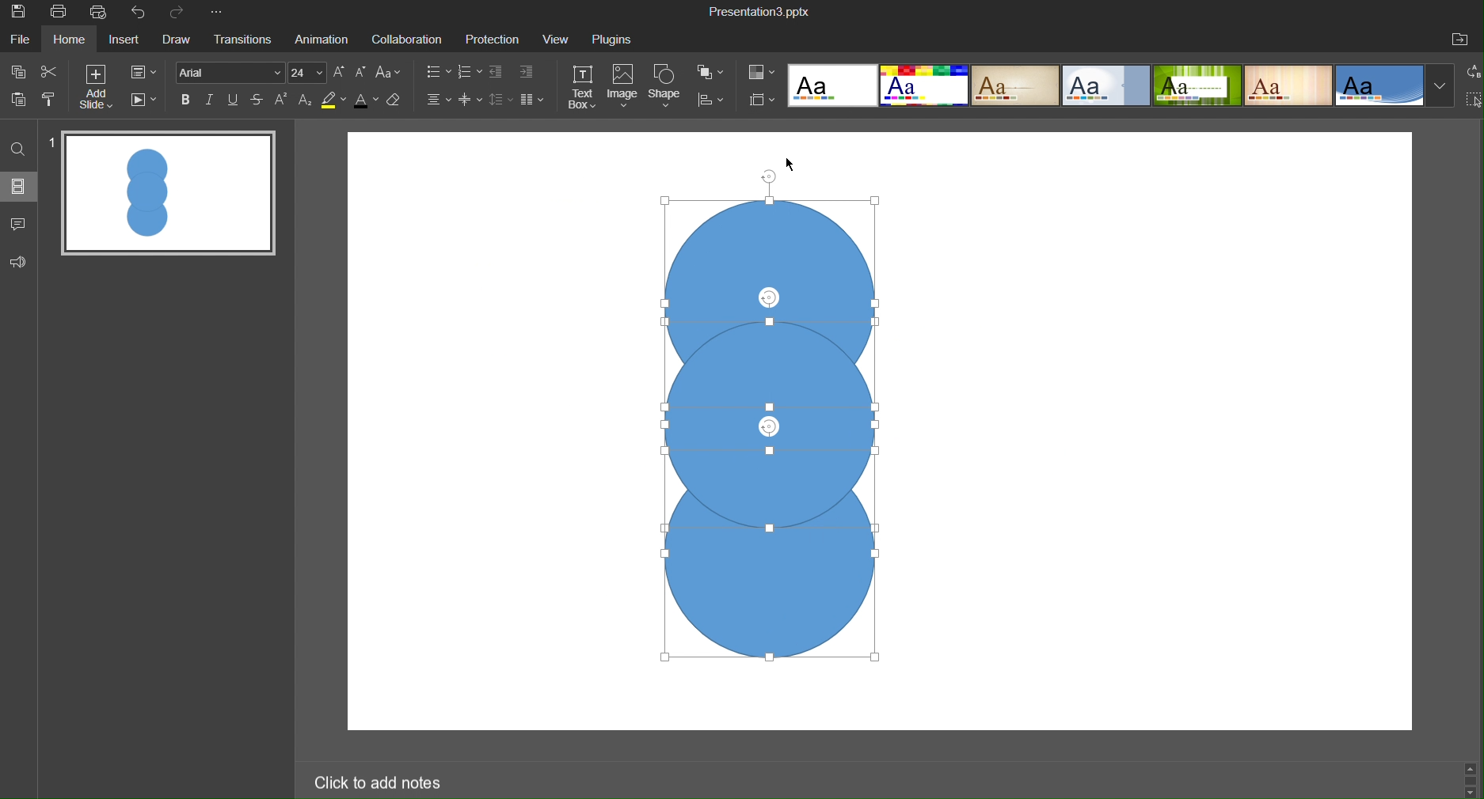  What do you see at coordinates (140, 12) in the screenshot?
I see `Undo` at bounding box center [140, 12].